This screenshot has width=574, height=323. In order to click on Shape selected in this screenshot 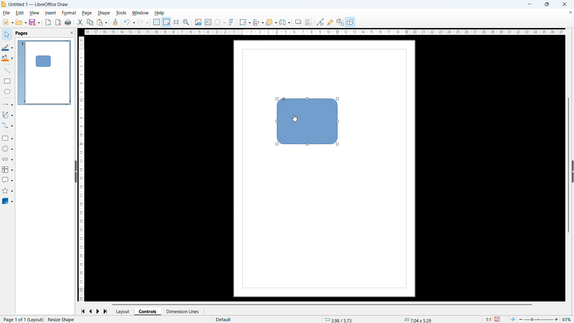, I will do `click(64, 319)`.